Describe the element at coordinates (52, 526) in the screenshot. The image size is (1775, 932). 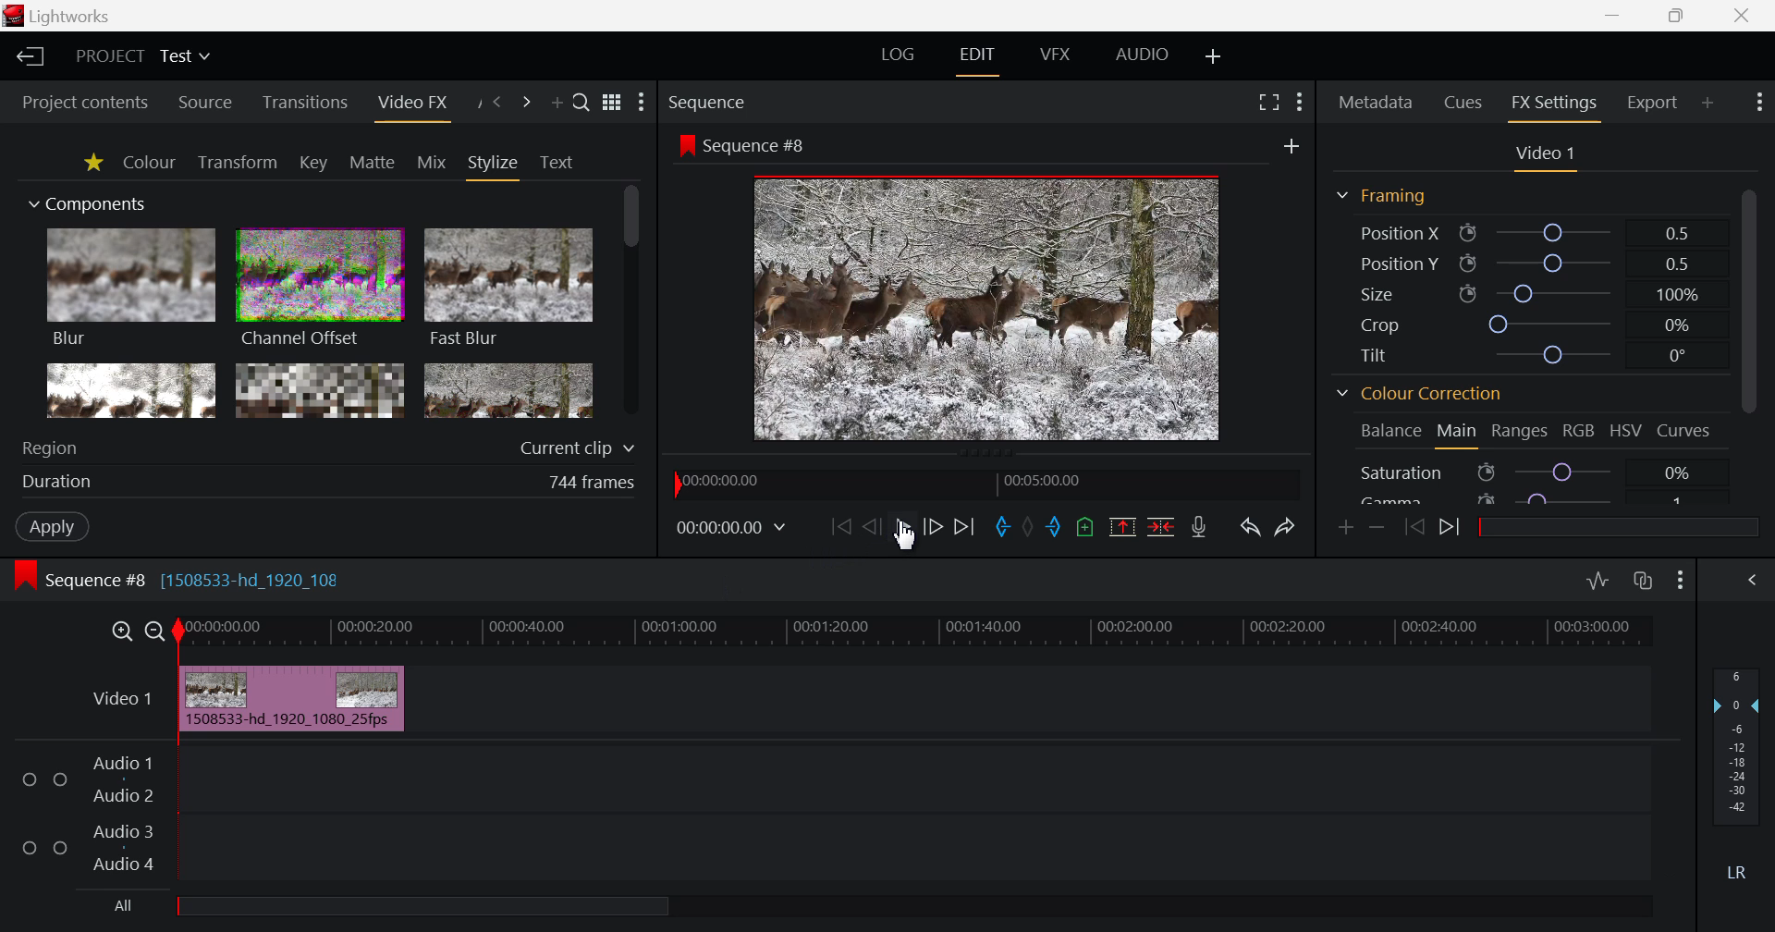
I see `Apply` at that location.